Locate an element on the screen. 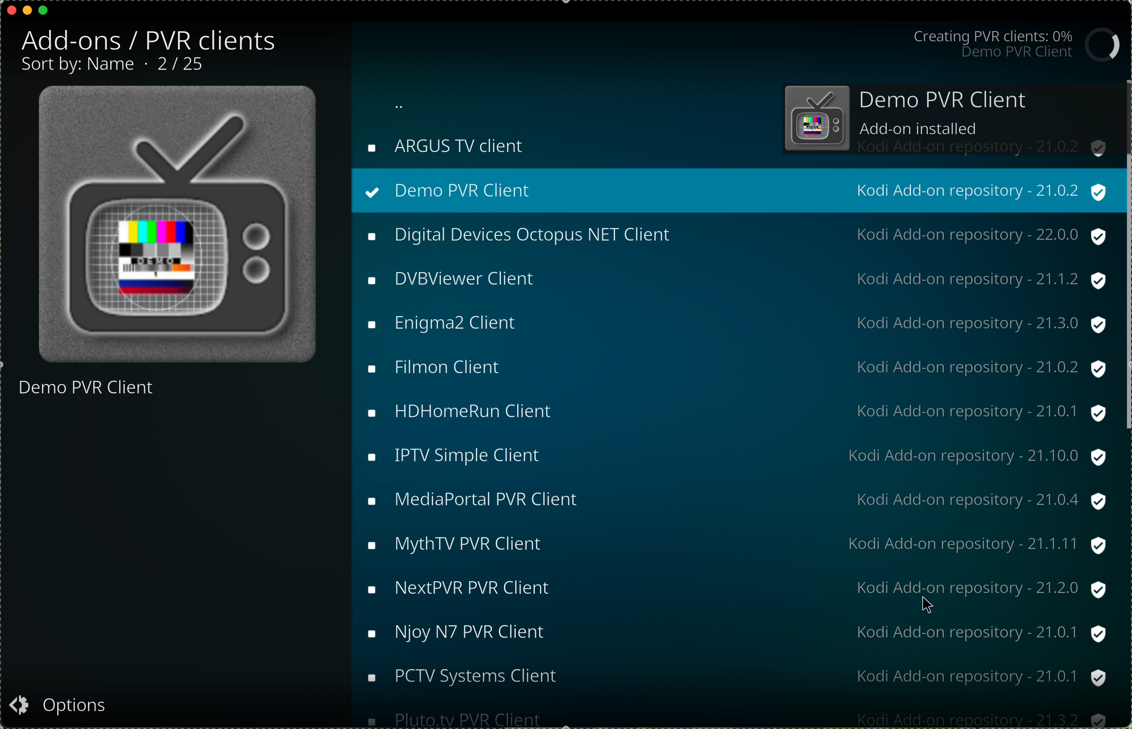 This screenshot has height=729, width=1132.  is located at coordinates (734, 276).